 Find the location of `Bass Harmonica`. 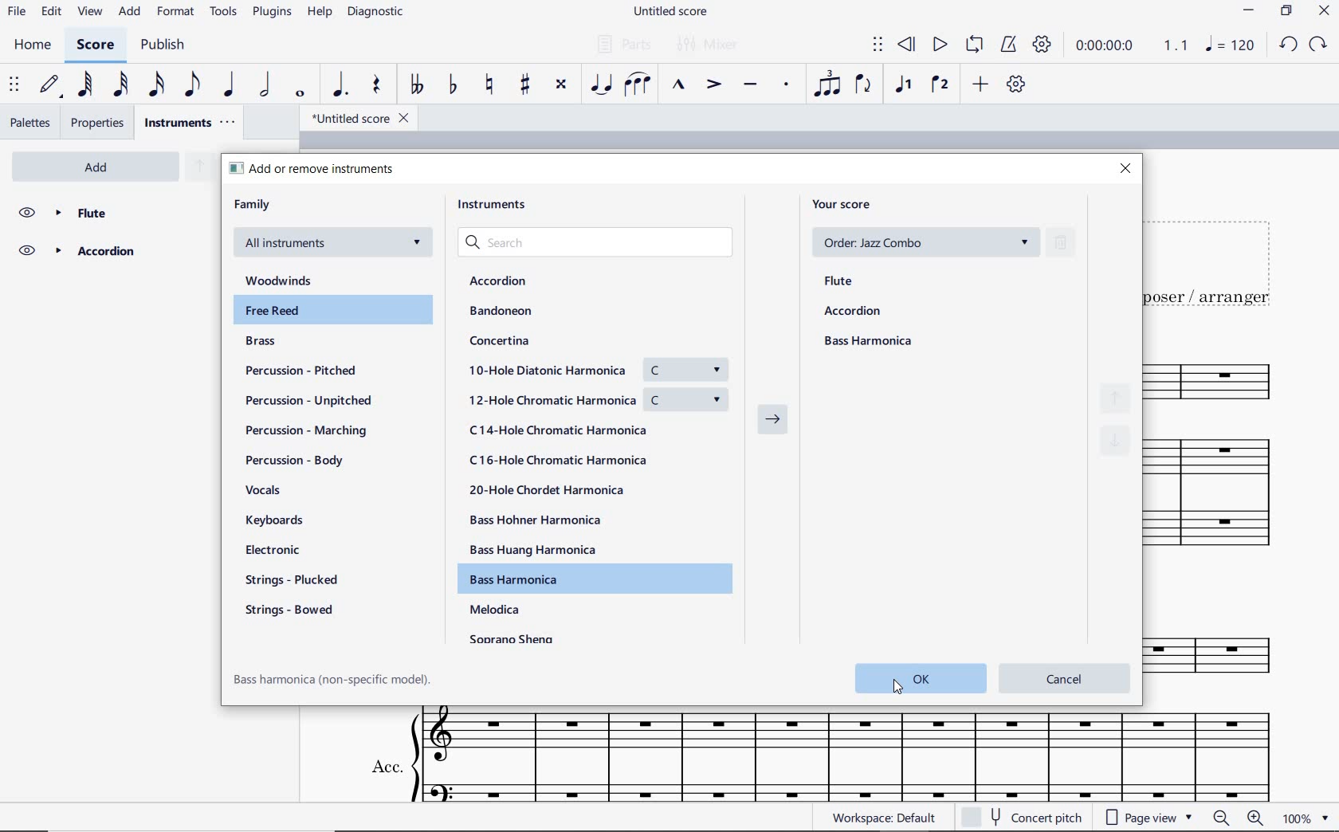

Bass Harmonica is located at coordinates (517, 581).